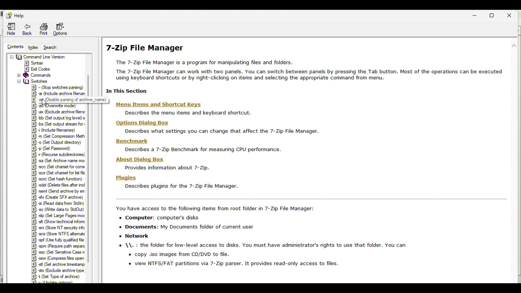 Image resolution: width=521 pixels, height=293 pixels. What do you see at coordinates (58, 209) in the screenshot?
I see `8] 90 (Wite data to StdOut)` at bounding box center [58, 209].